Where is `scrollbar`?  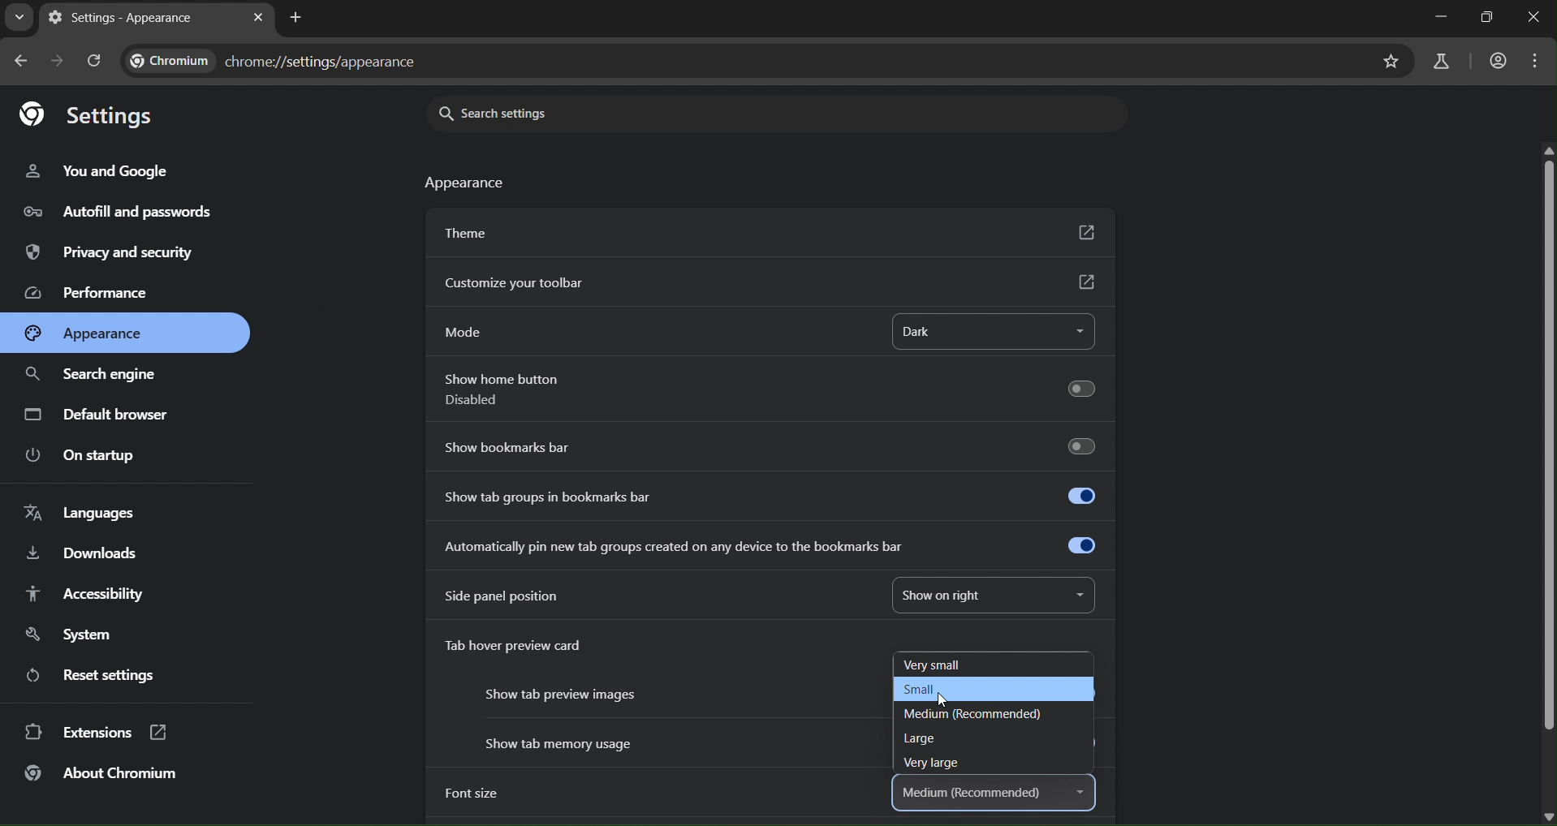 scrollbar is located at coordinates (1542, 437).